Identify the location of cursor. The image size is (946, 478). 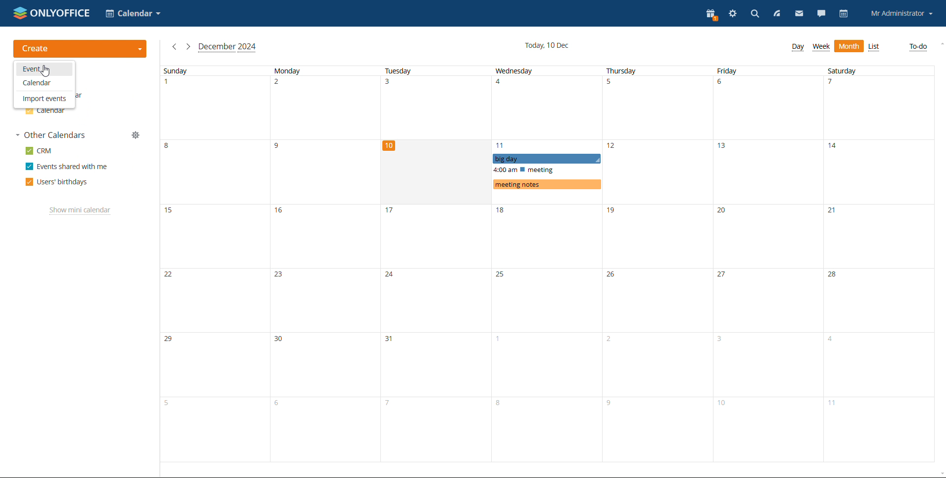
(47, 72).